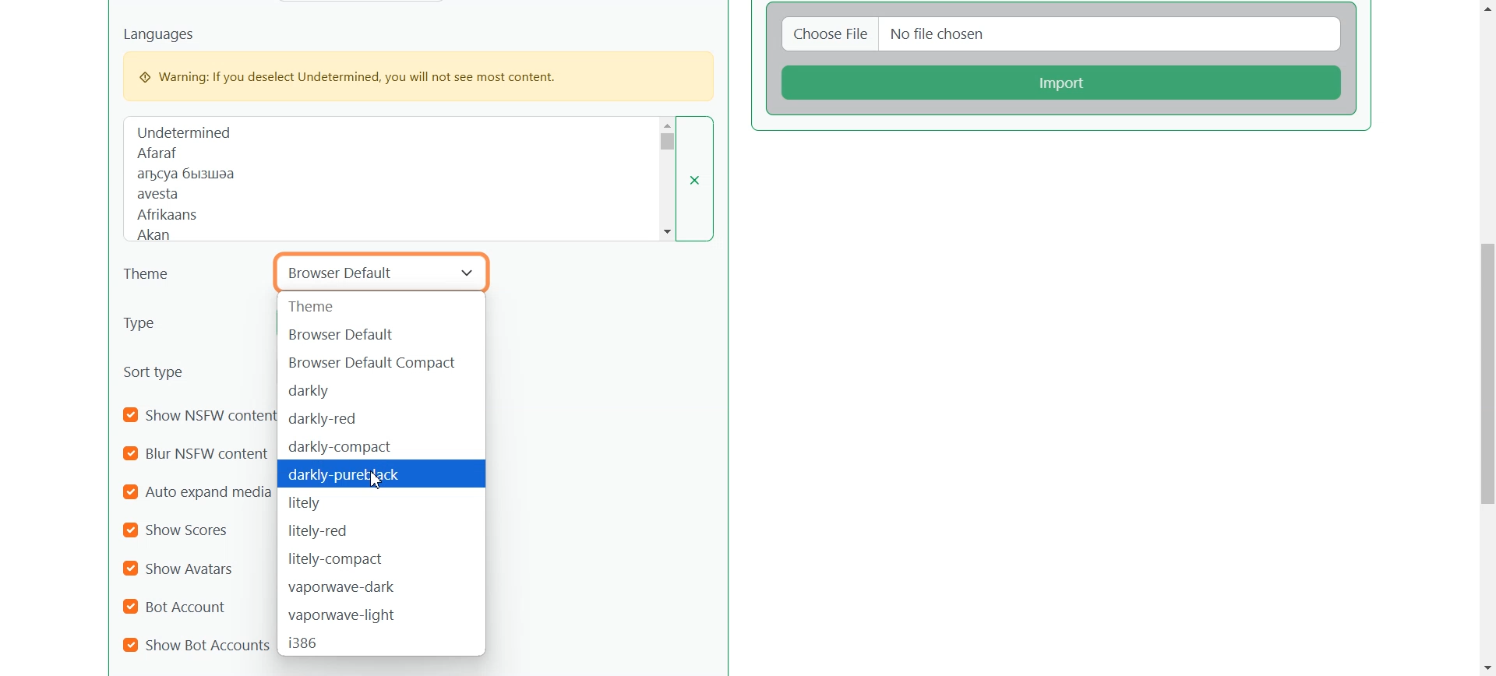  What do you see at coordinates (1486, 338) in the screenshot?
I see `Vertical Scroll bar` at bounding box center [1486, 338].